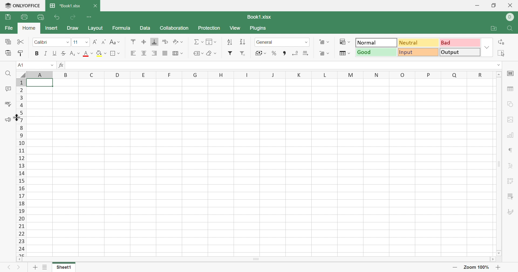  Describe the element at coordinates (211, 41) in the screenshot. I see `Fill` at that location.